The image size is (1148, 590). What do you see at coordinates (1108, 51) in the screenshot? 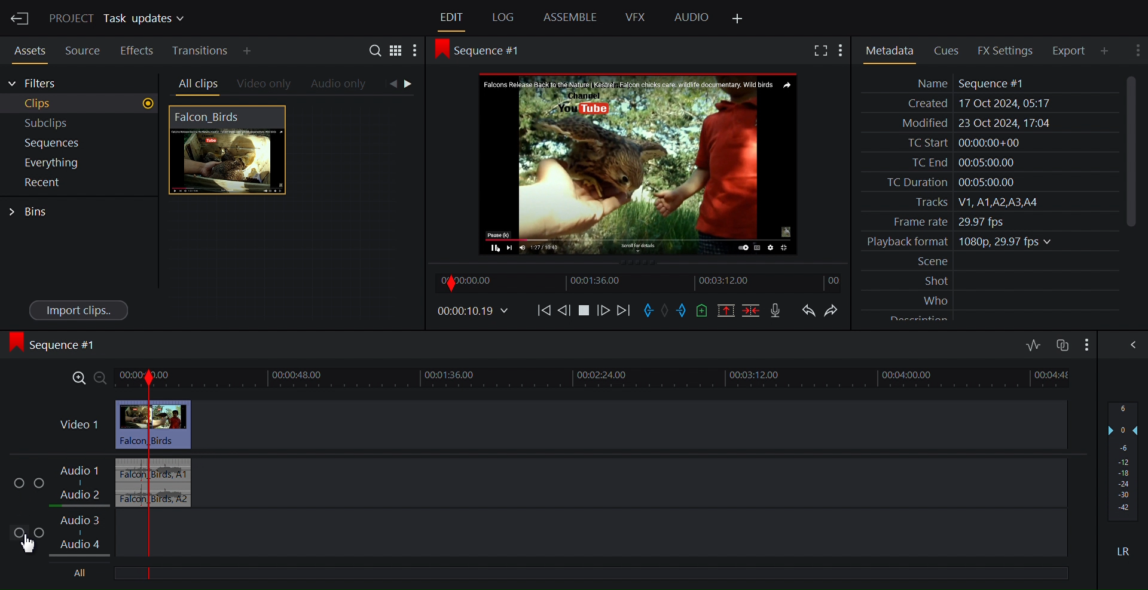
I see `Add Panle` at bounding box center [1108, 51].